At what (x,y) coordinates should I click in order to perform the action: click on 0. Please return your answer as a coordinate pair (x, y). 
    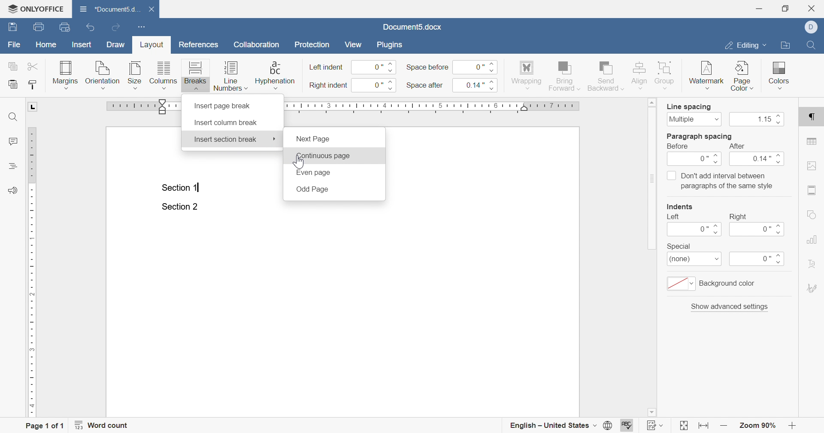
    Looking at the image, I should click on (758, 229).